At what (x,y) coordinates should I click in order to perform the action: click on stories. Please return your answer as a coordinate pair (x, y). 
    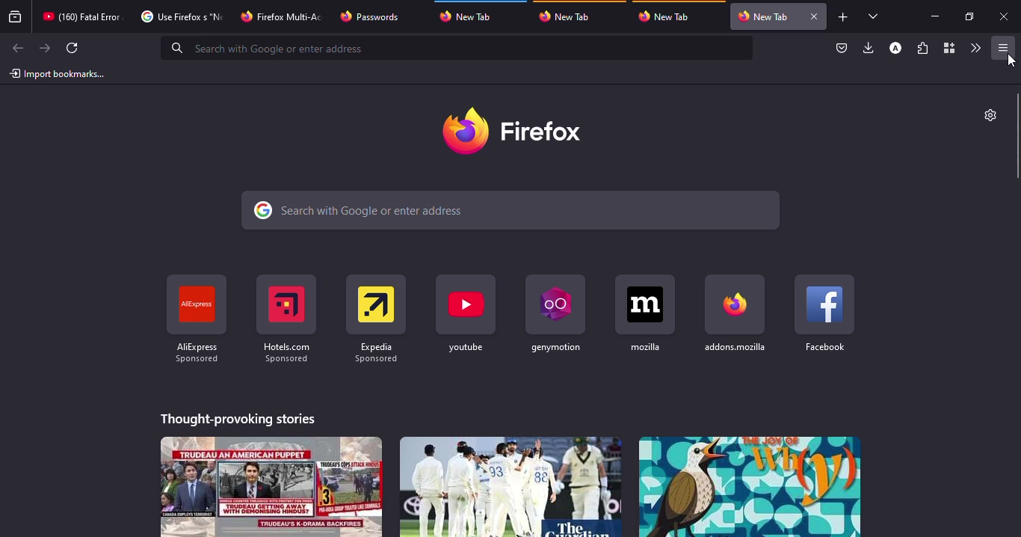
    Looking at the image, I should click on (749, 486).